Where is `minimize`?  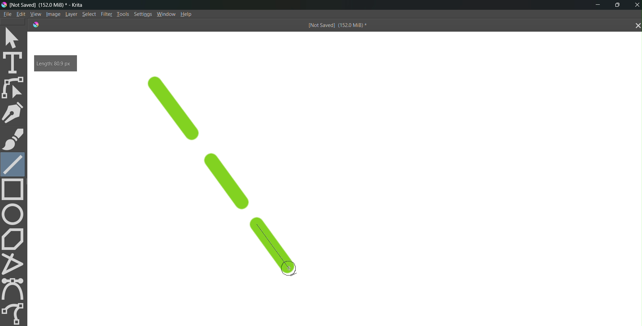 minimize is located at coordinates (595, 5).